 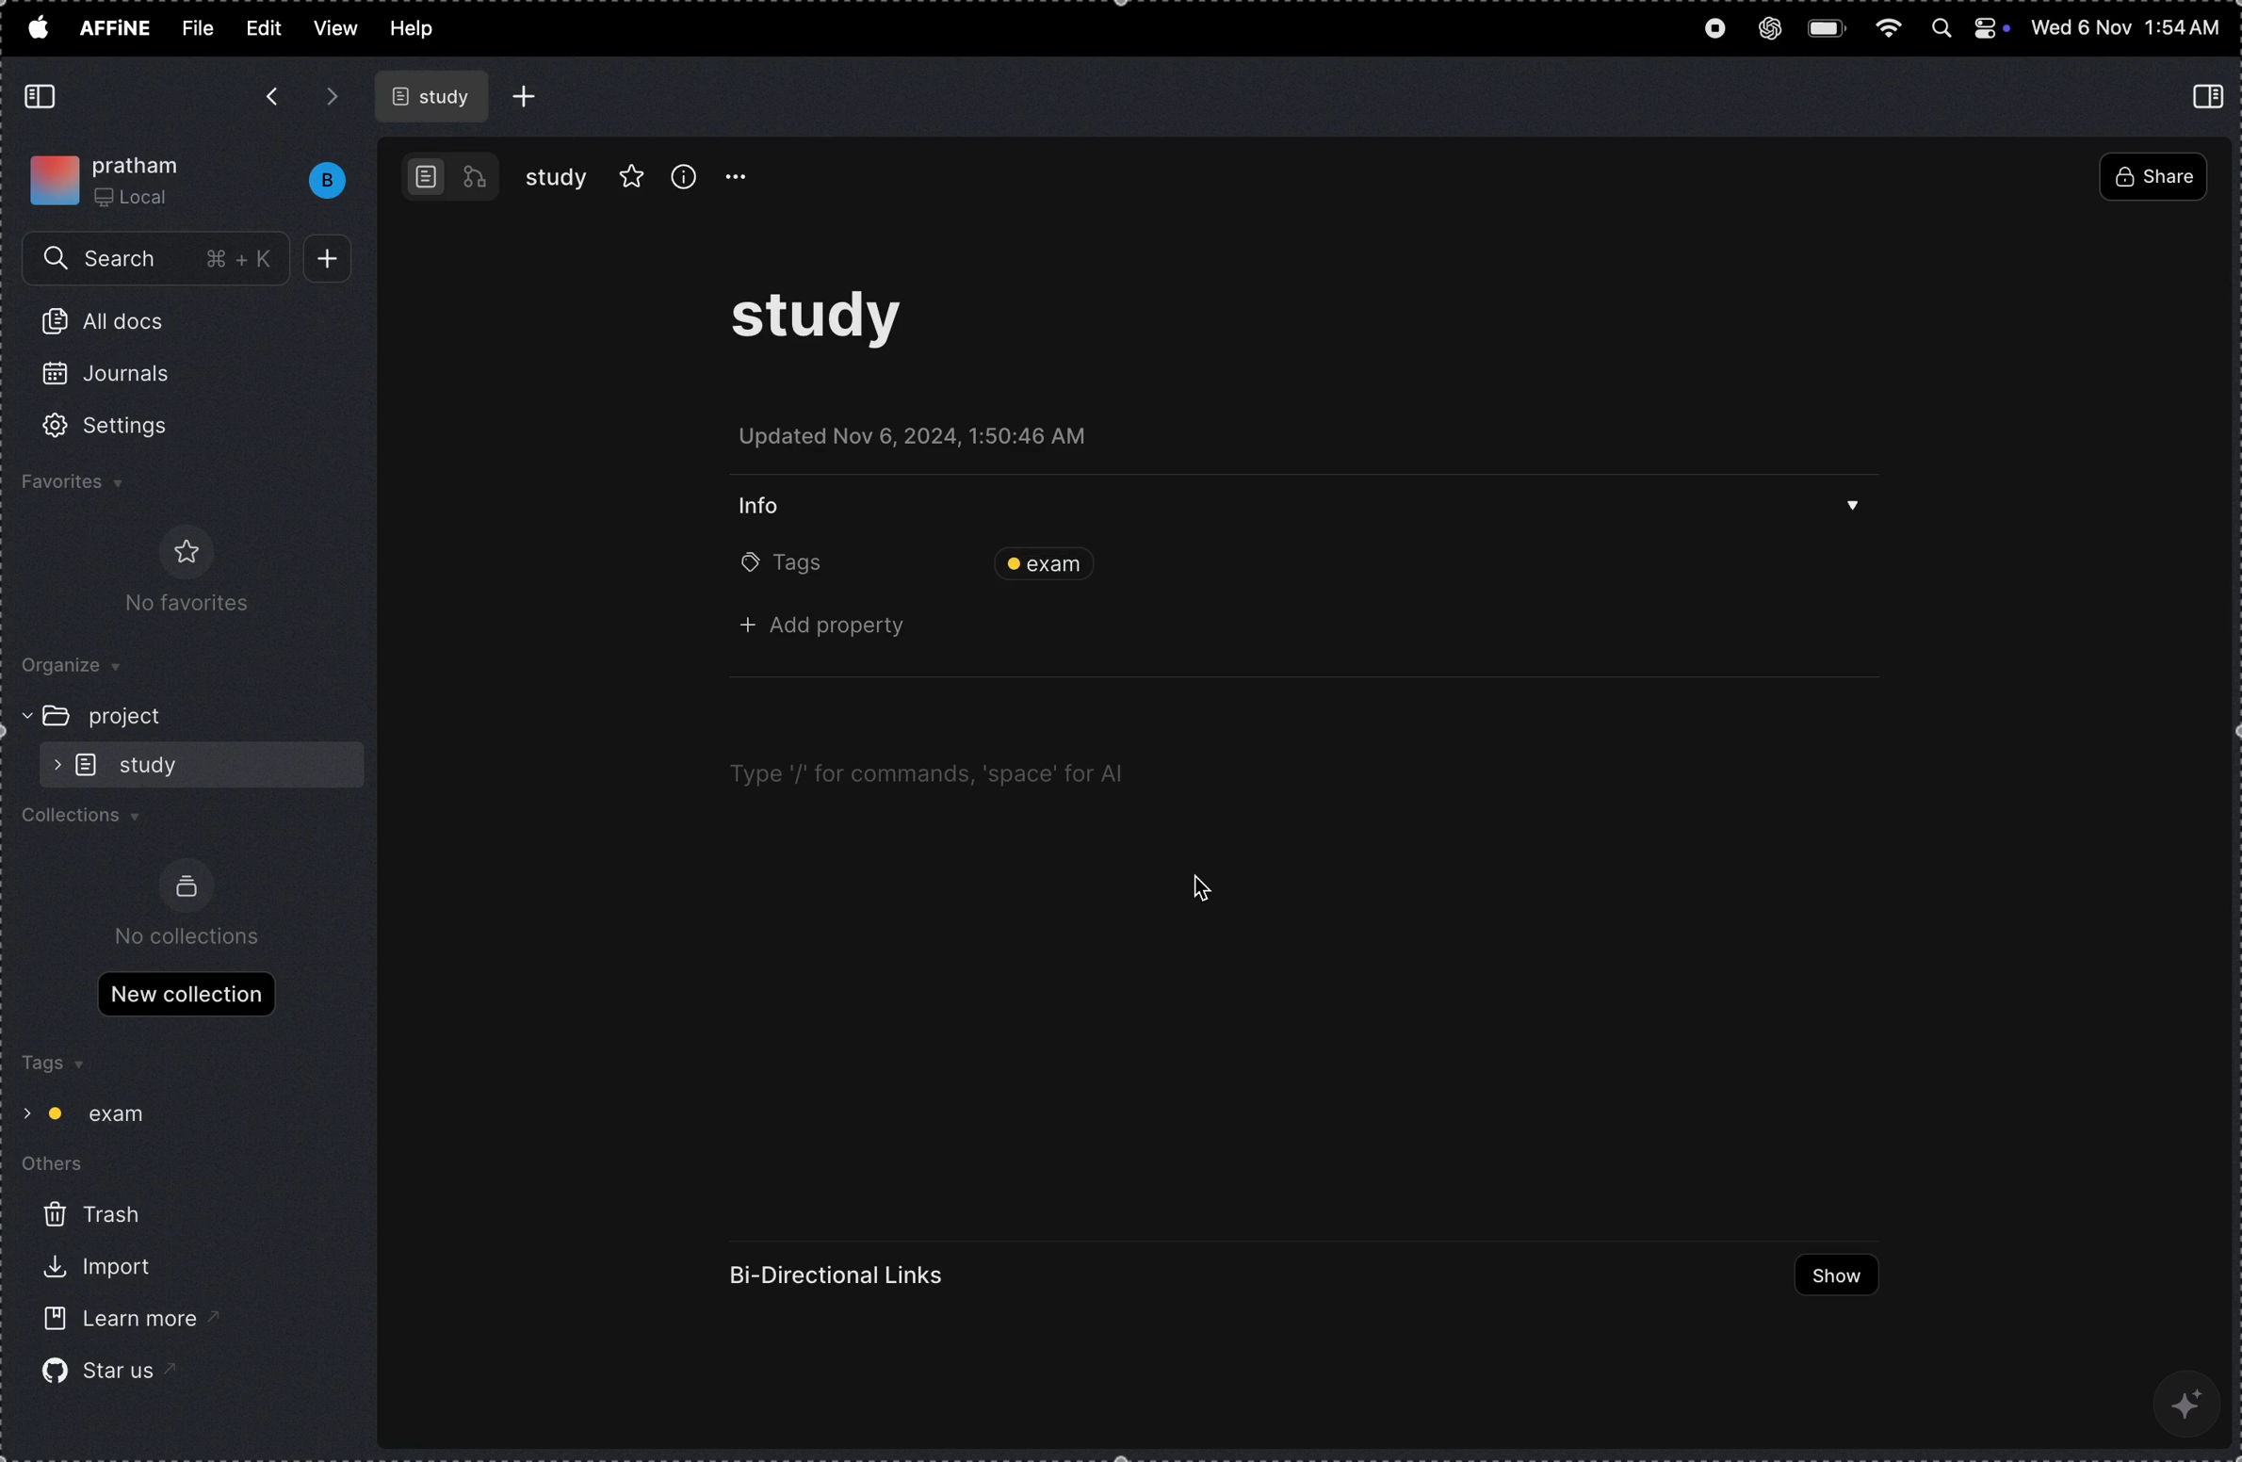 What do you see at coordinates (189, 936) in the screenshot?
I see `no collections` at bounding box center [189, 936].